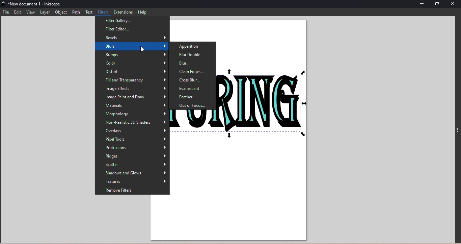 This screenshot has height=244, width=461. I want to click on Evanescent, so click(193, 88).